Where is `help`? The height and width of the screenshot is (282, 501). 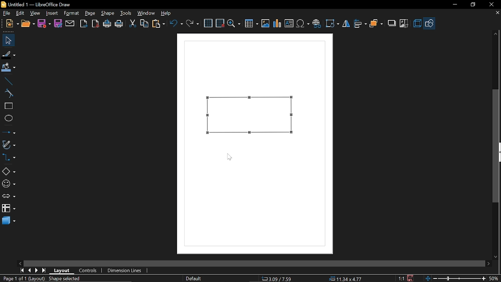 help is located at coordinates (166, 13).